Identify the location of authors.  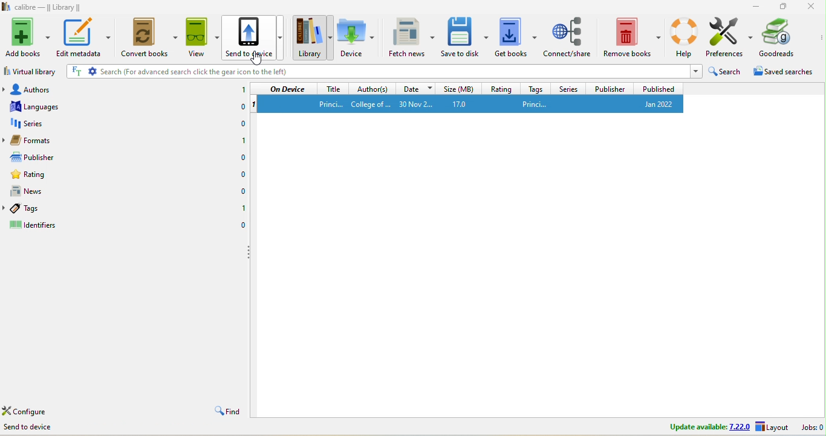
(372, 89).